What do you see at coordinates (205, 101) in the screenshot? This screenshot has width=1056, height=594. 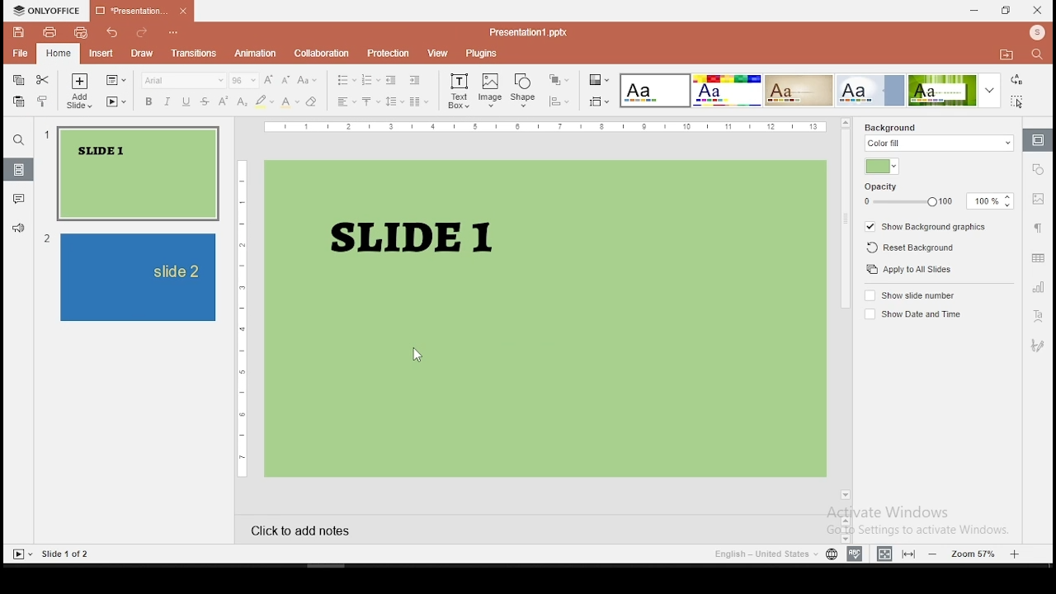 I see `strikethrough` at bounding box center [205, 101].